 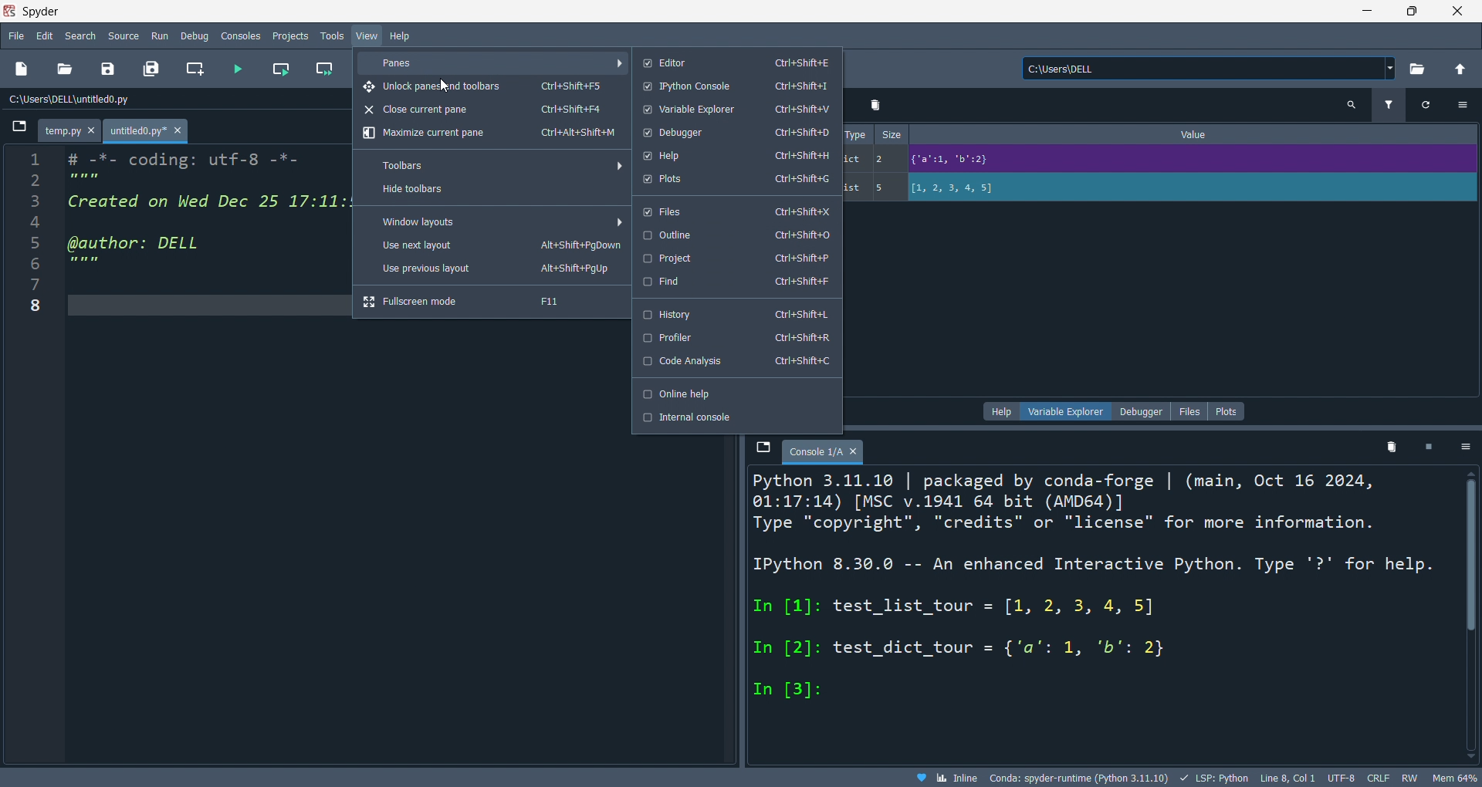 I want to click on size, so click(x=892, y=135).